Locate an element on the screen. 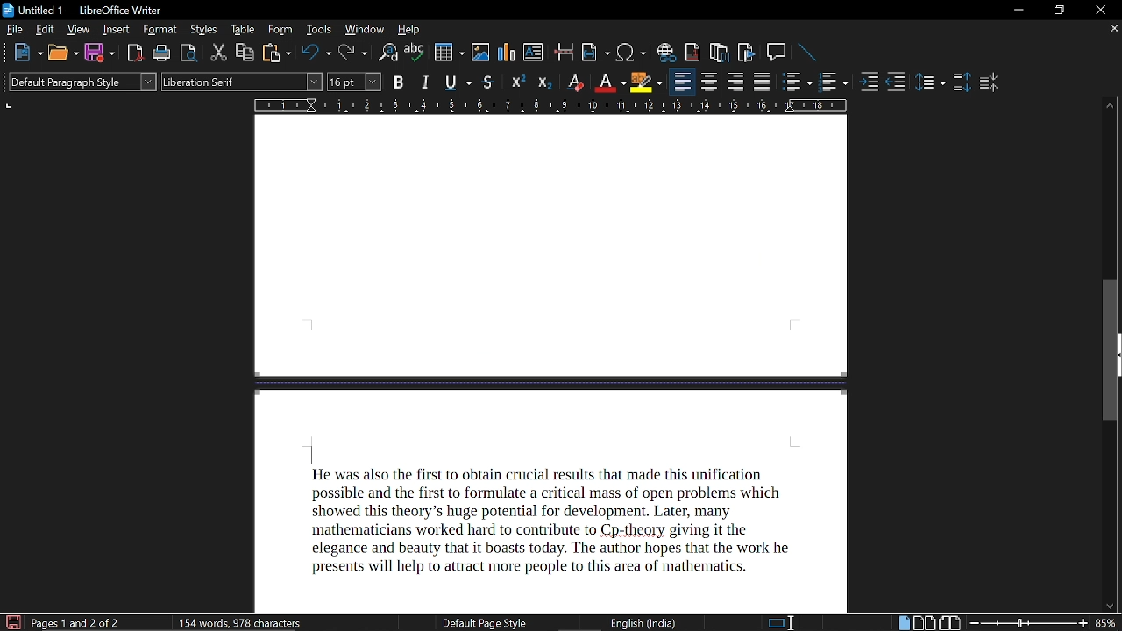 The height and width of the screenshot is (631, 1122). Set up line spacing is located at coordinates (931, 83).